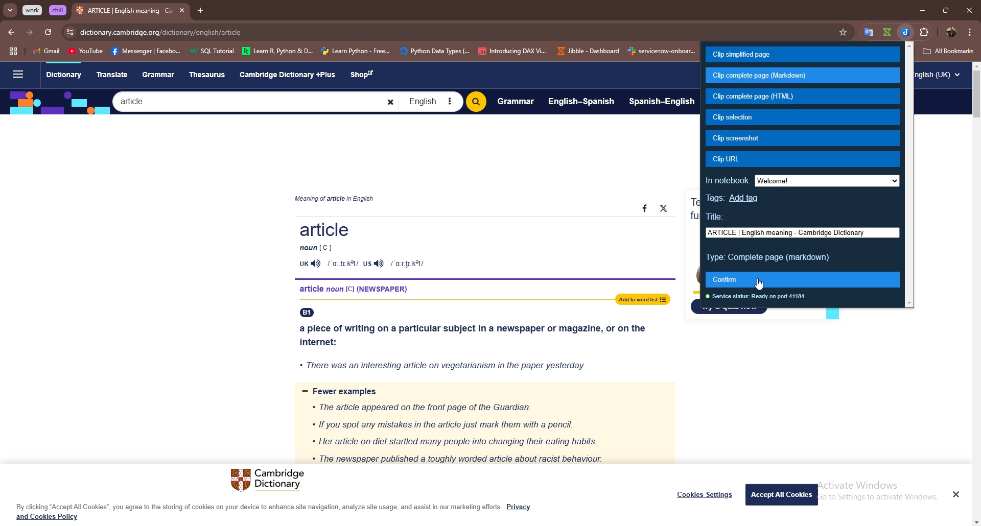 This screenshot has width=981, height=526. What do you see at coordinates (274, 512) in the screenshot?
I see `By clicking “Accept All Cookies”, you agree to the storing of cookies on your device to enhance site navigation, analyze site usage, and assist in our marketing efforts. Privacy
and Cookies Policy` at bounding box center [274, 512].